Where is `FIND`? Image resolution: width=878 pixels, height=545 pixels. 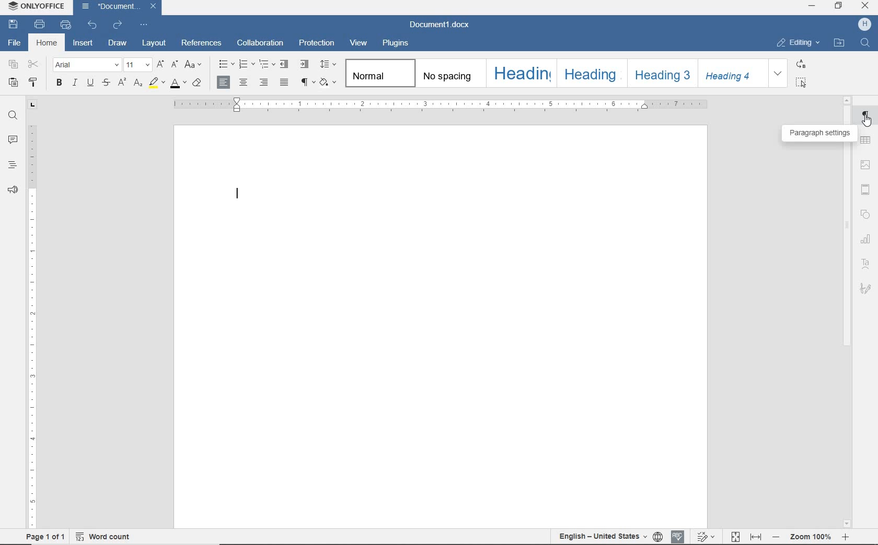
FIND is located at coordinates (864, 45).